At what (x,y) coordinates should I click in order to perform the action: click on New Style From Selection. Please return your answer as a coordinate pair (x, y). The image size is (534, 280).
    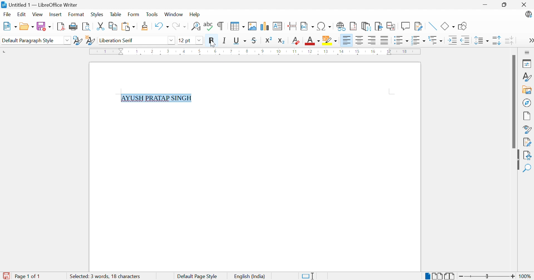
    Looking at the image, I should click on (91, 40).